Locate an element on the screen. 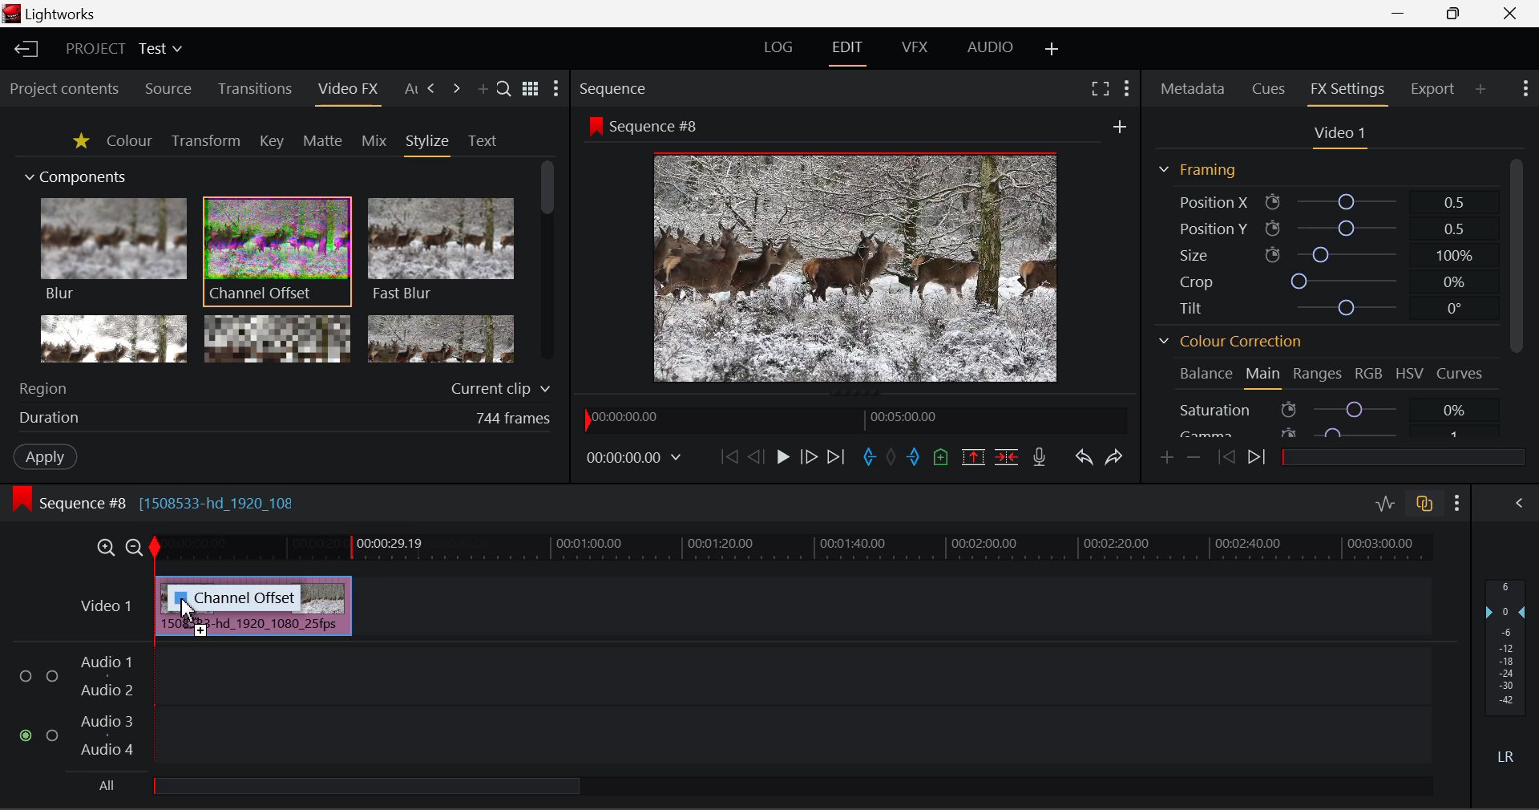 This screenshot has height=810, width=1539. Window Title is located at coordinates (61, 14).